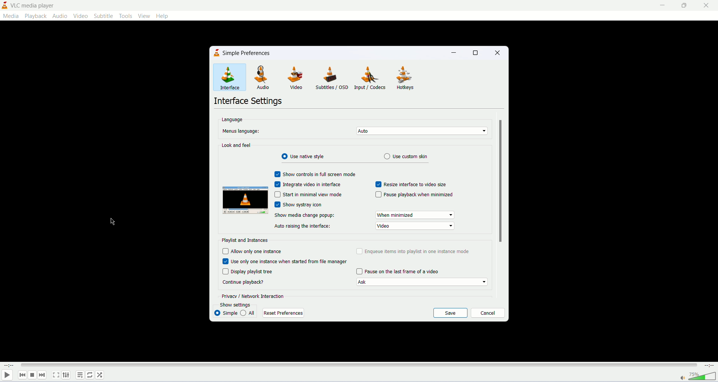 The height and width of the screenshot is (382, 718). What do you see at coordinates (371, 78) in the screenshot?
I see `input/codes` at bounding box center [371, 78].